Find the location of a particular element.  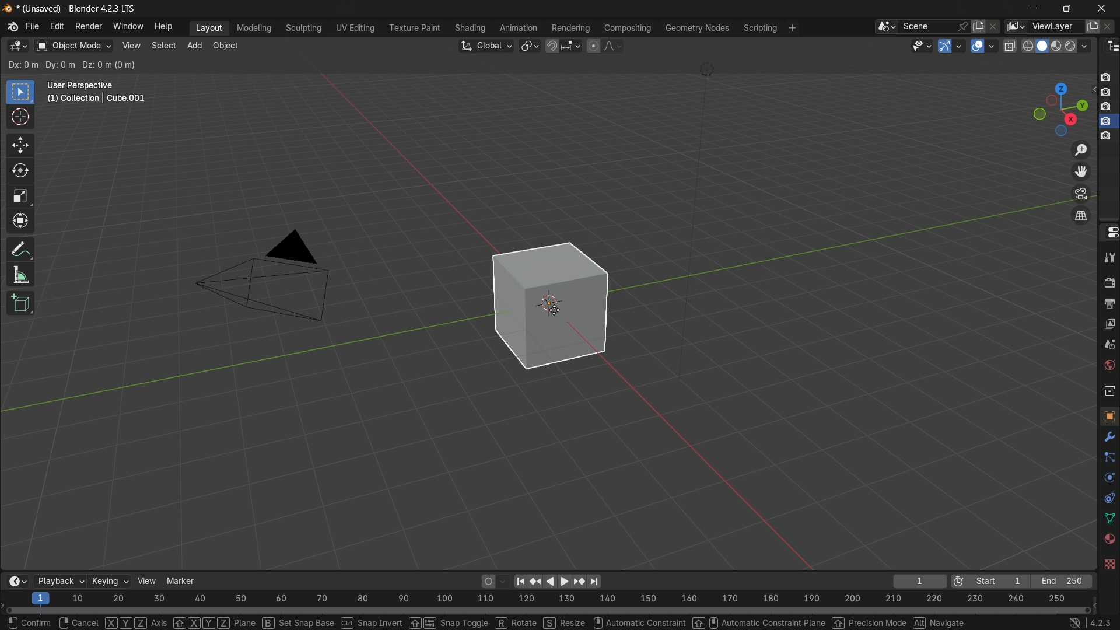

material is located at coordinates (1109, 539).